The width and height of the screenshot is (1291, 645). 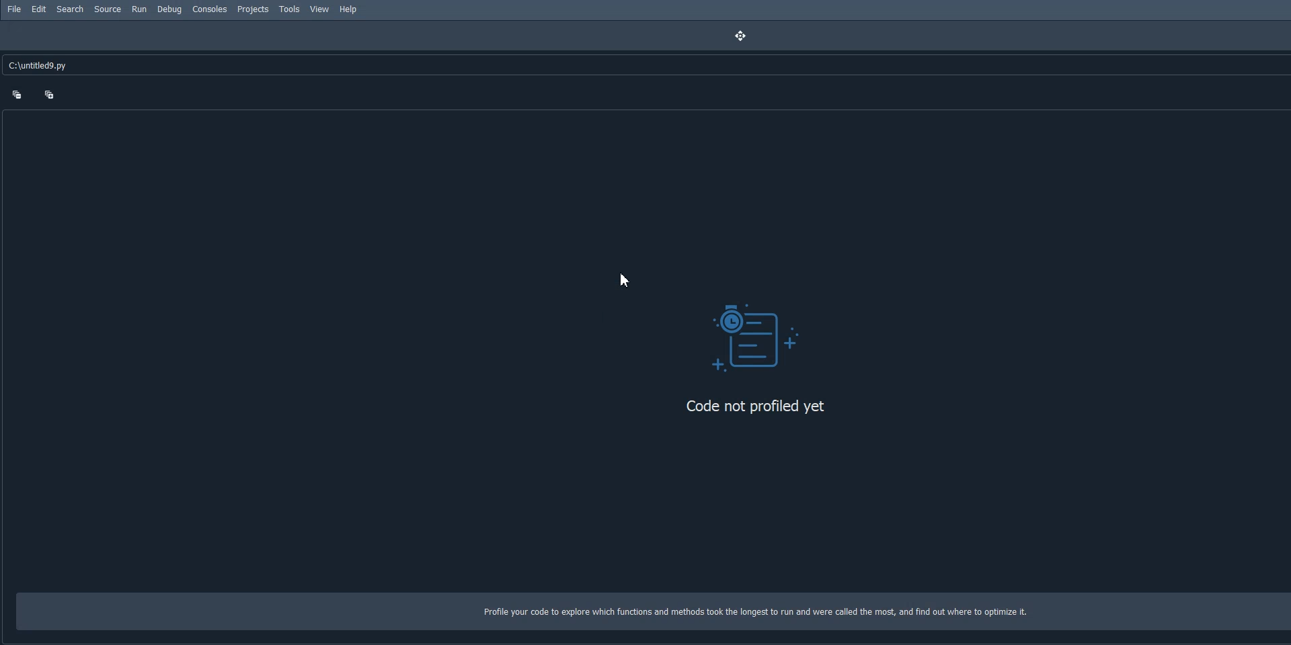 I want to click on Profile your code to explore which functions and methods took the longest to run and were called the most, and find out where to optimize it, so click(x=764, y=612).